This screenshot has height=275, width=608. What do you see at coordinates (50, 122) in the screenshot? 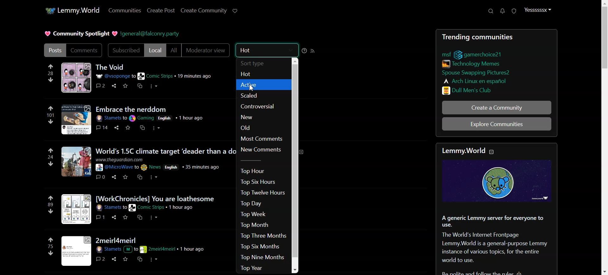
I see `downvote` at bounding box center [50, 122].